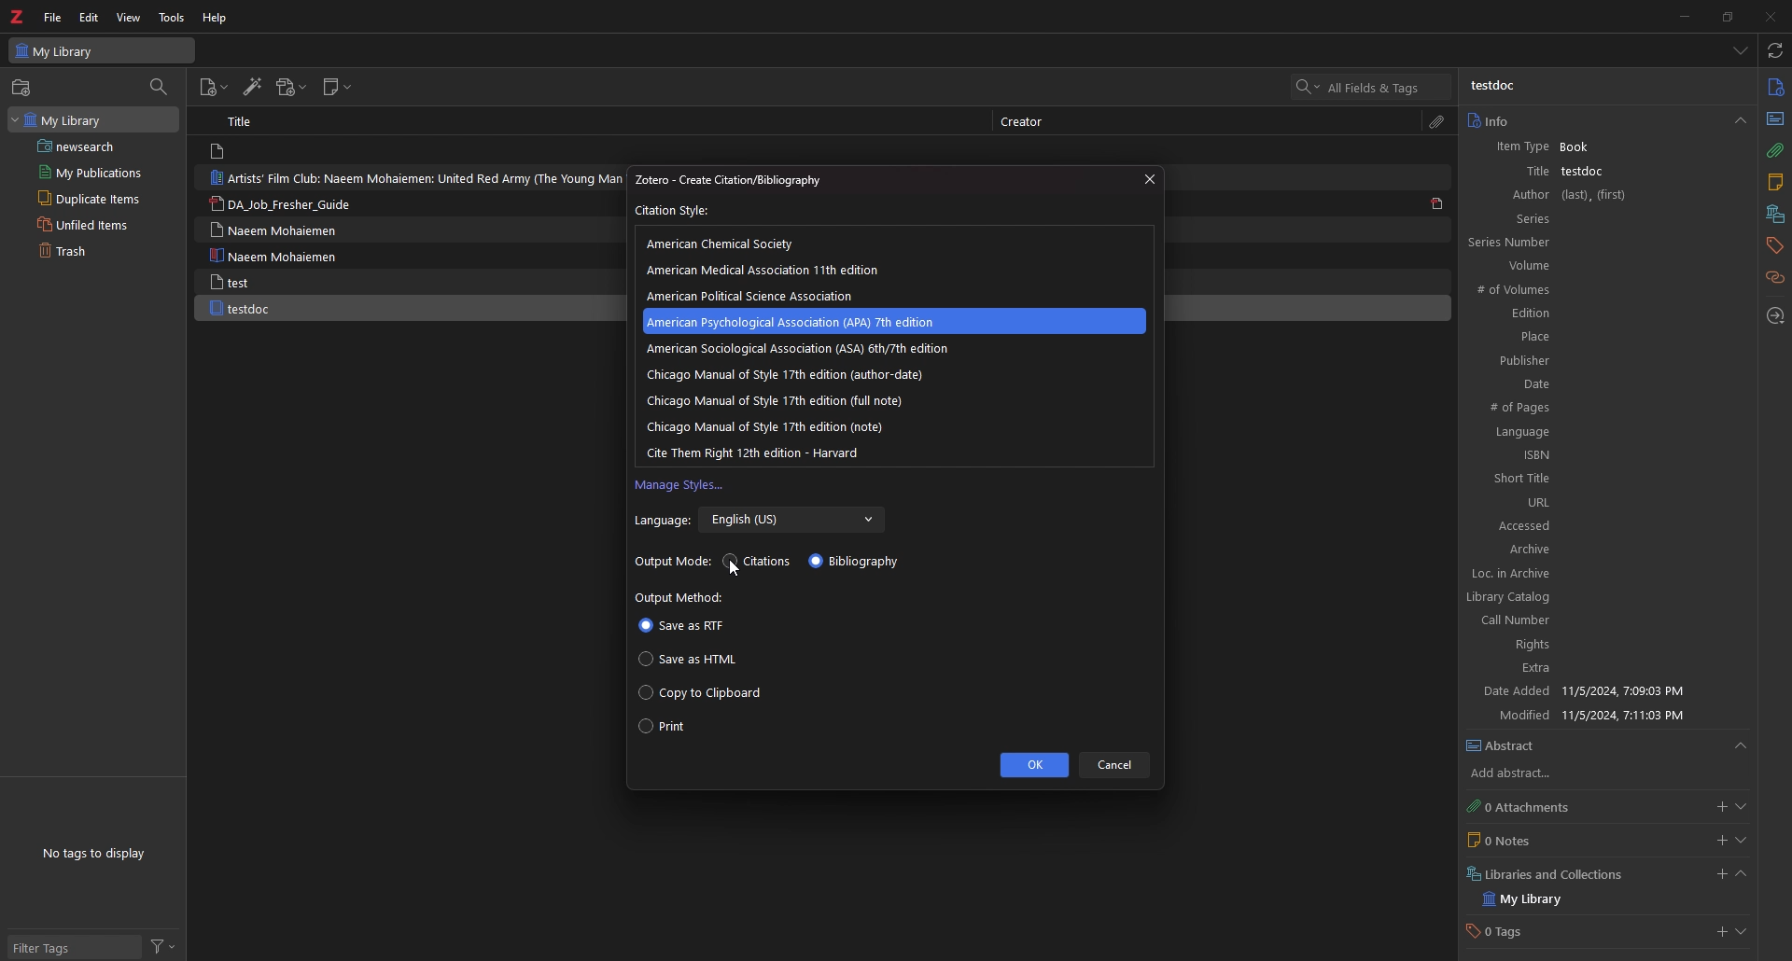 The width and height of the screenshot is (1792, 961). I want to click on my library, so click(91, 118).